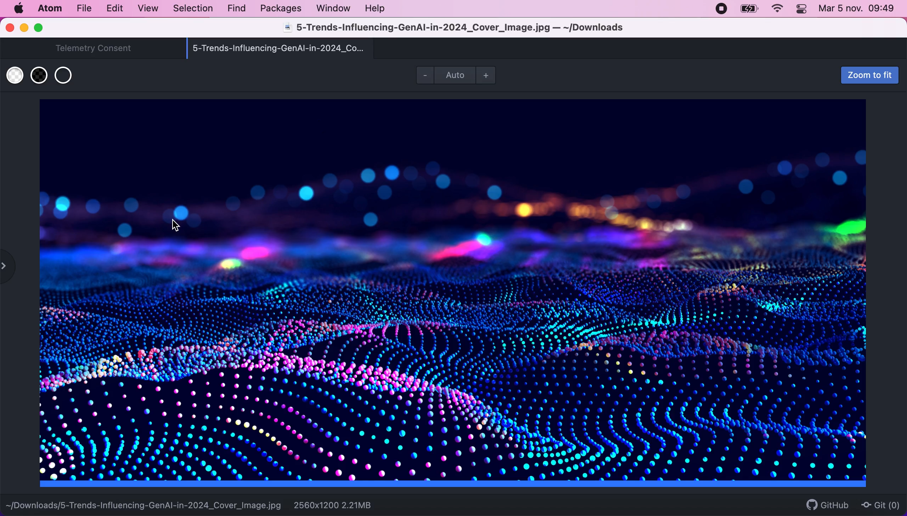 The image size is (907, 516). I want to click on view, so click(147, 9).